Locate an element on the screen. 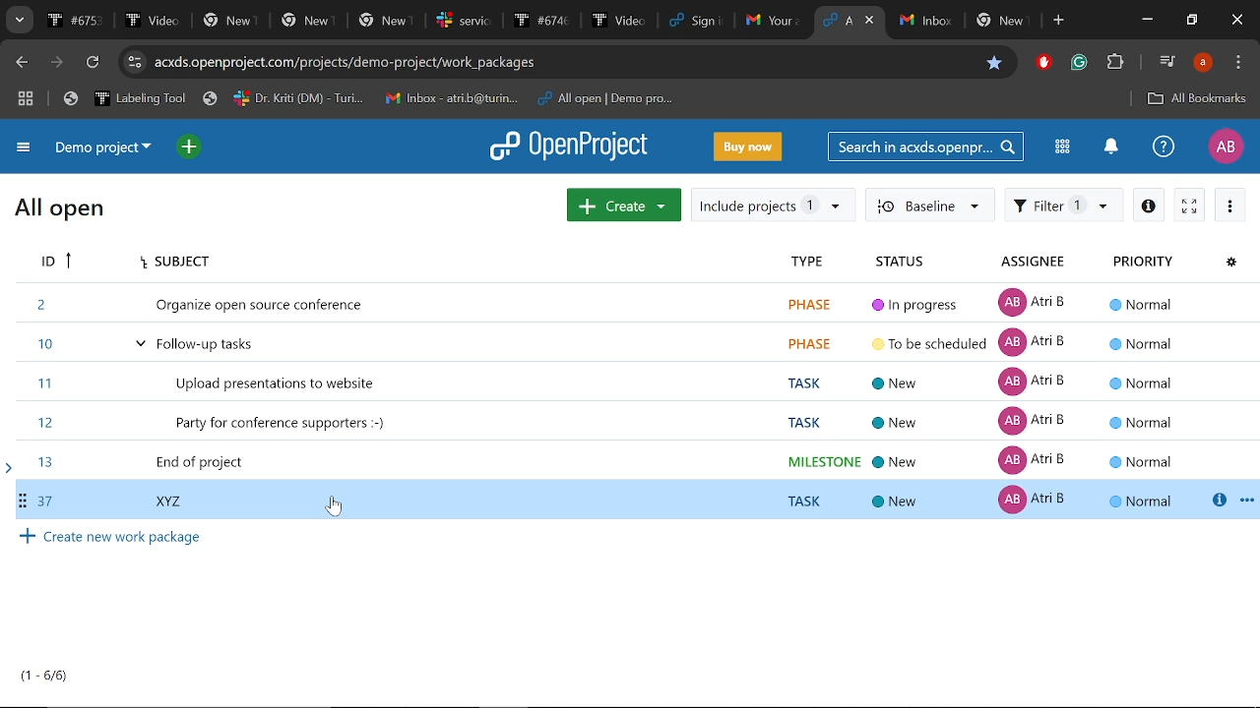 Image resolution: width=1260 pixels, height=708 pixels. Profile is located at coordinates (1226, 147).